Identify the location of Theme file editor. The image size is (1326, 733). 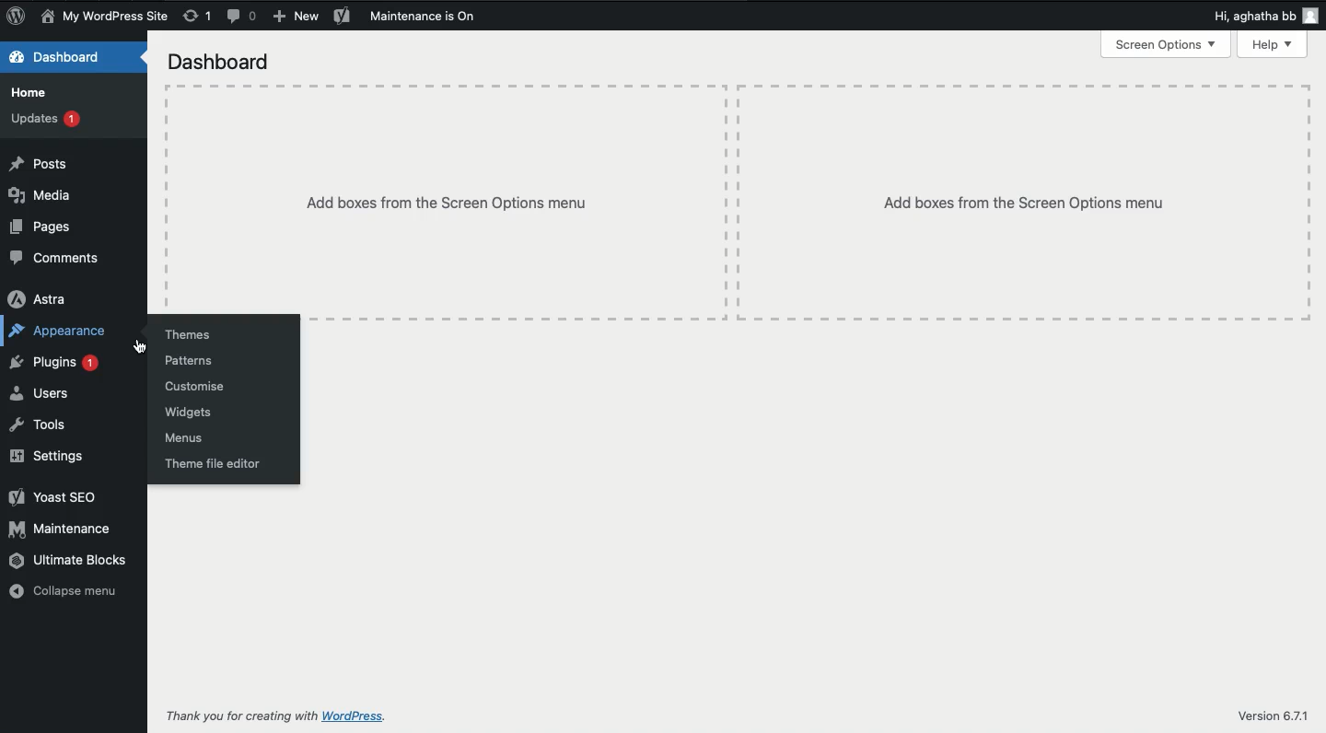
(213, 463).